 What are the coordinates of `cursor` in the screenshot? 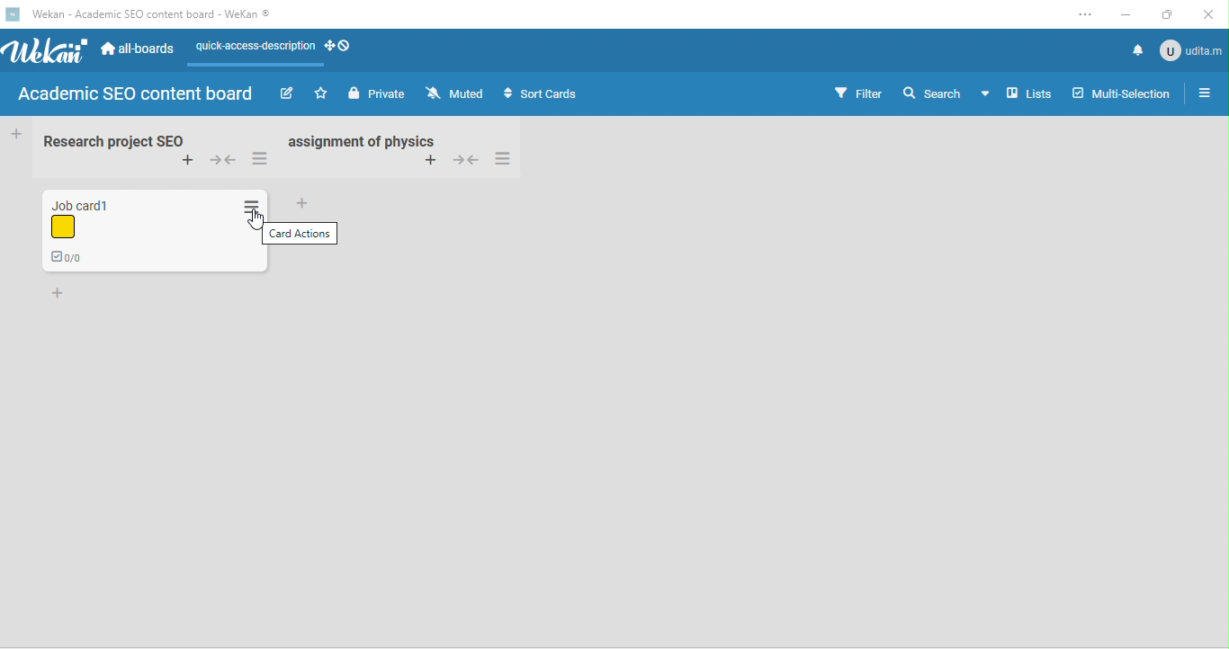 It's located at (253, 222).